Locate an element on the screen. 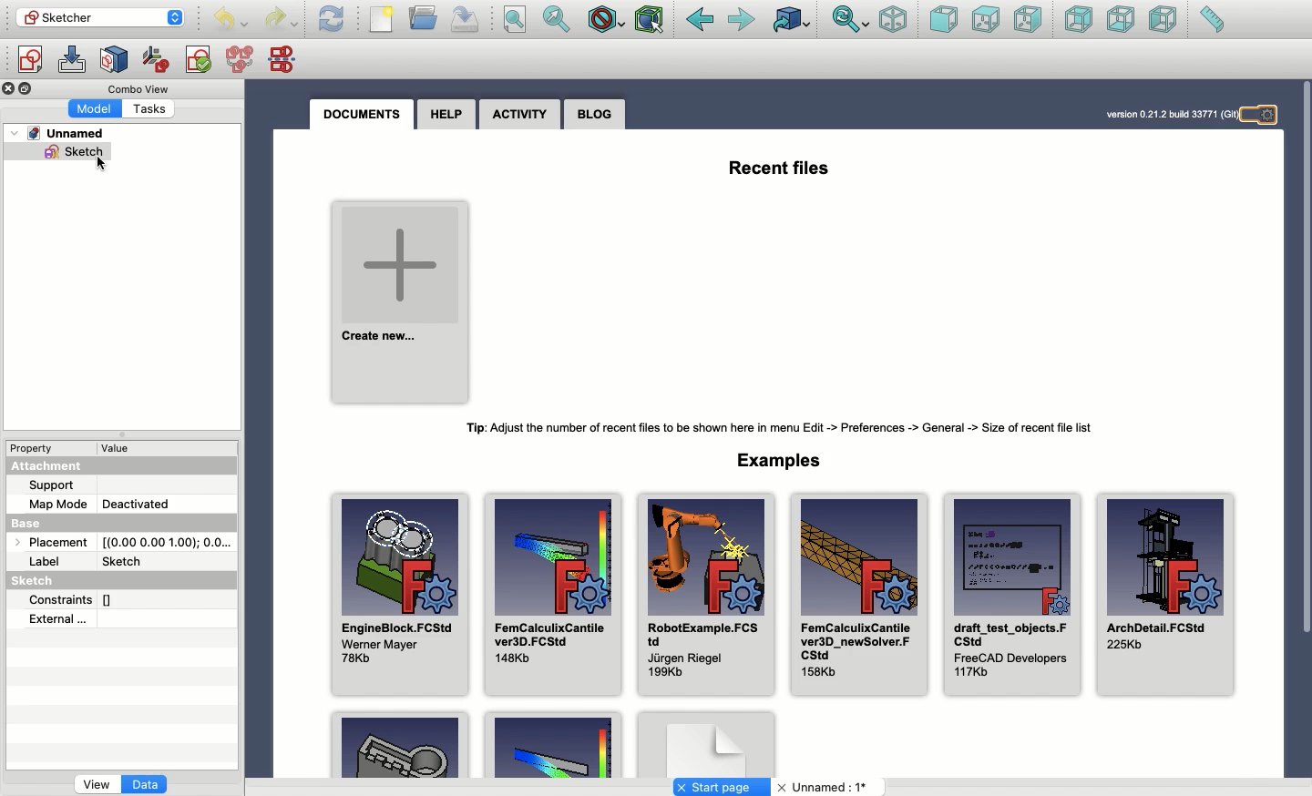 This screenshot has height=796, width=1312. Go to linked object is located at coordinates (793, 19).